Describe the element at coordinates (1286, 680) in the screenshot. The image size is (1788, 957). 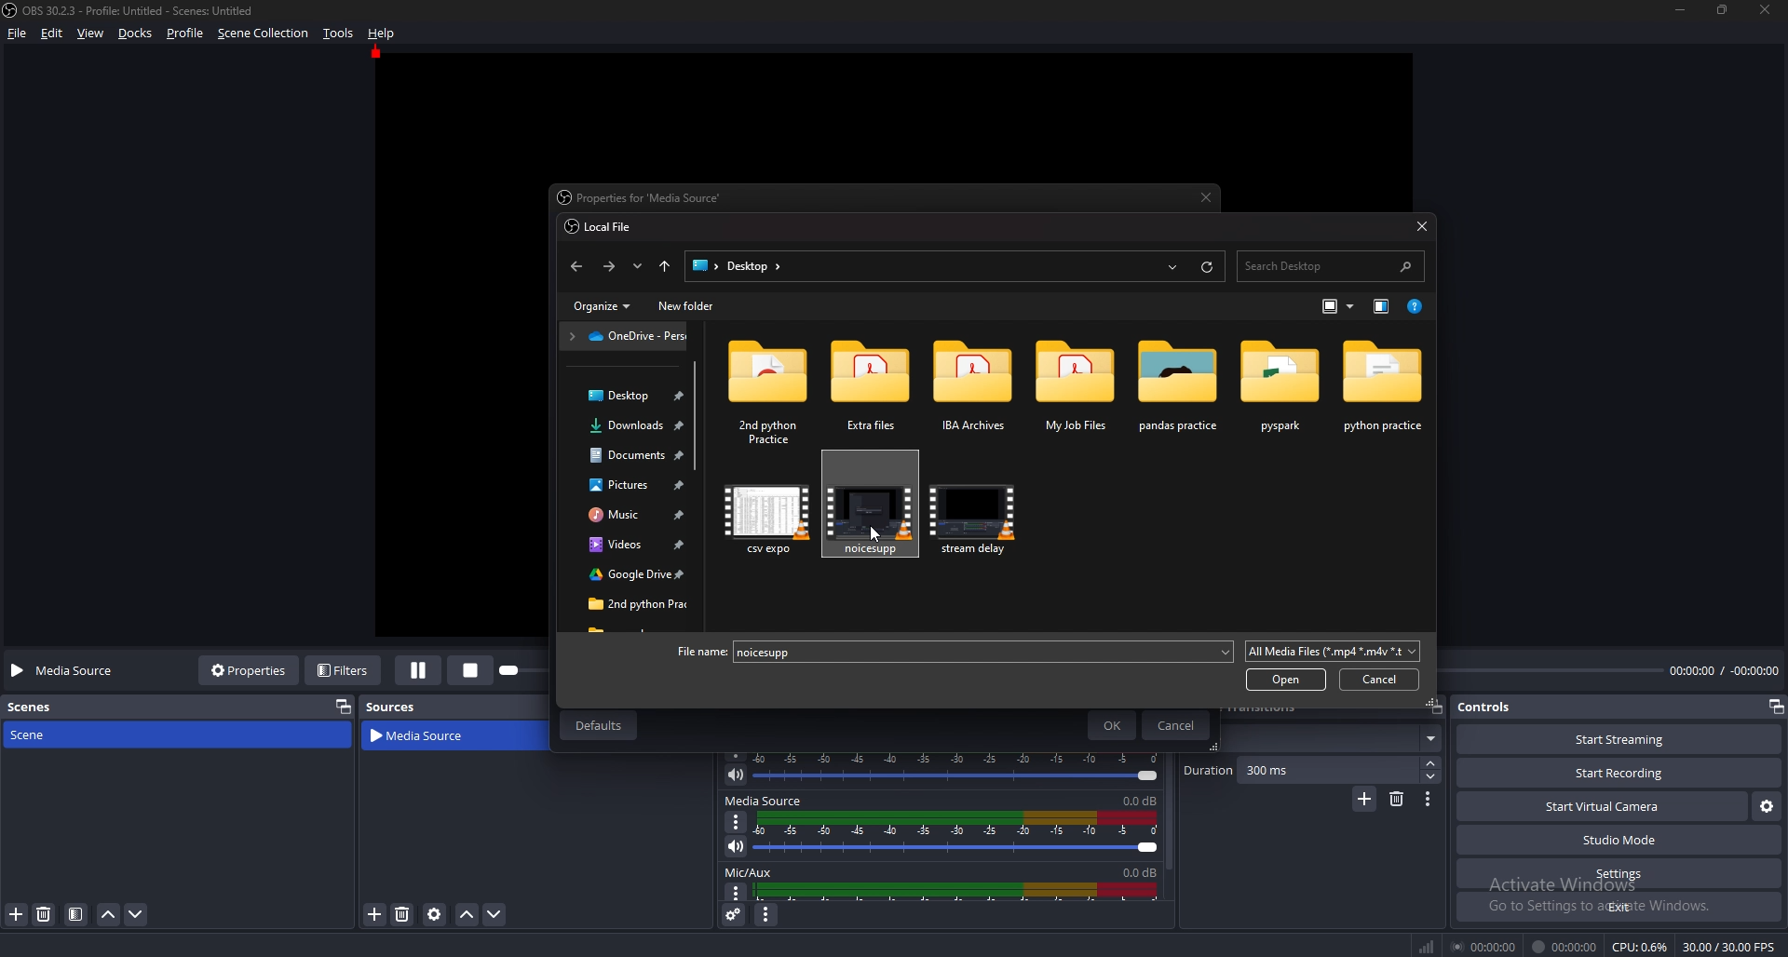
I see `Open` at that location.